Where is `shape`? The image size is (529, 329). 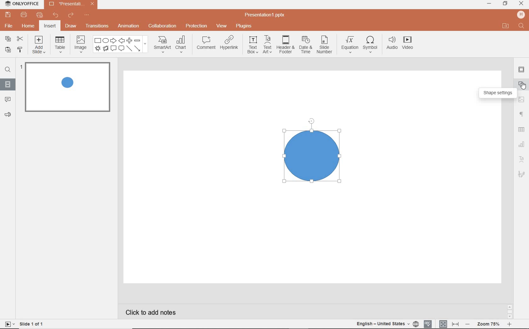 shape is located at coordinates (312, 151).